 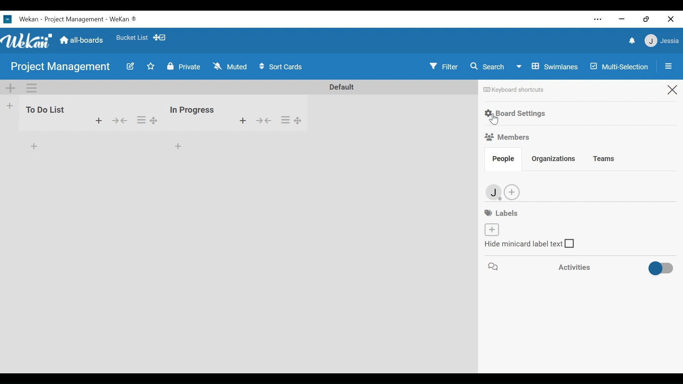 I want to click on Multi-Selection, so click(x=619, y=66).